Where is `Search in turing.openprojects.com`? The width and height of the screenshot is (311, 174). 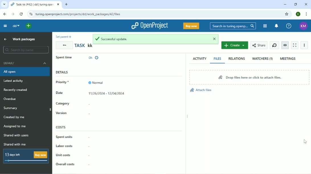
Search in turing.openprojects.com is located at coordinates (232, 26).